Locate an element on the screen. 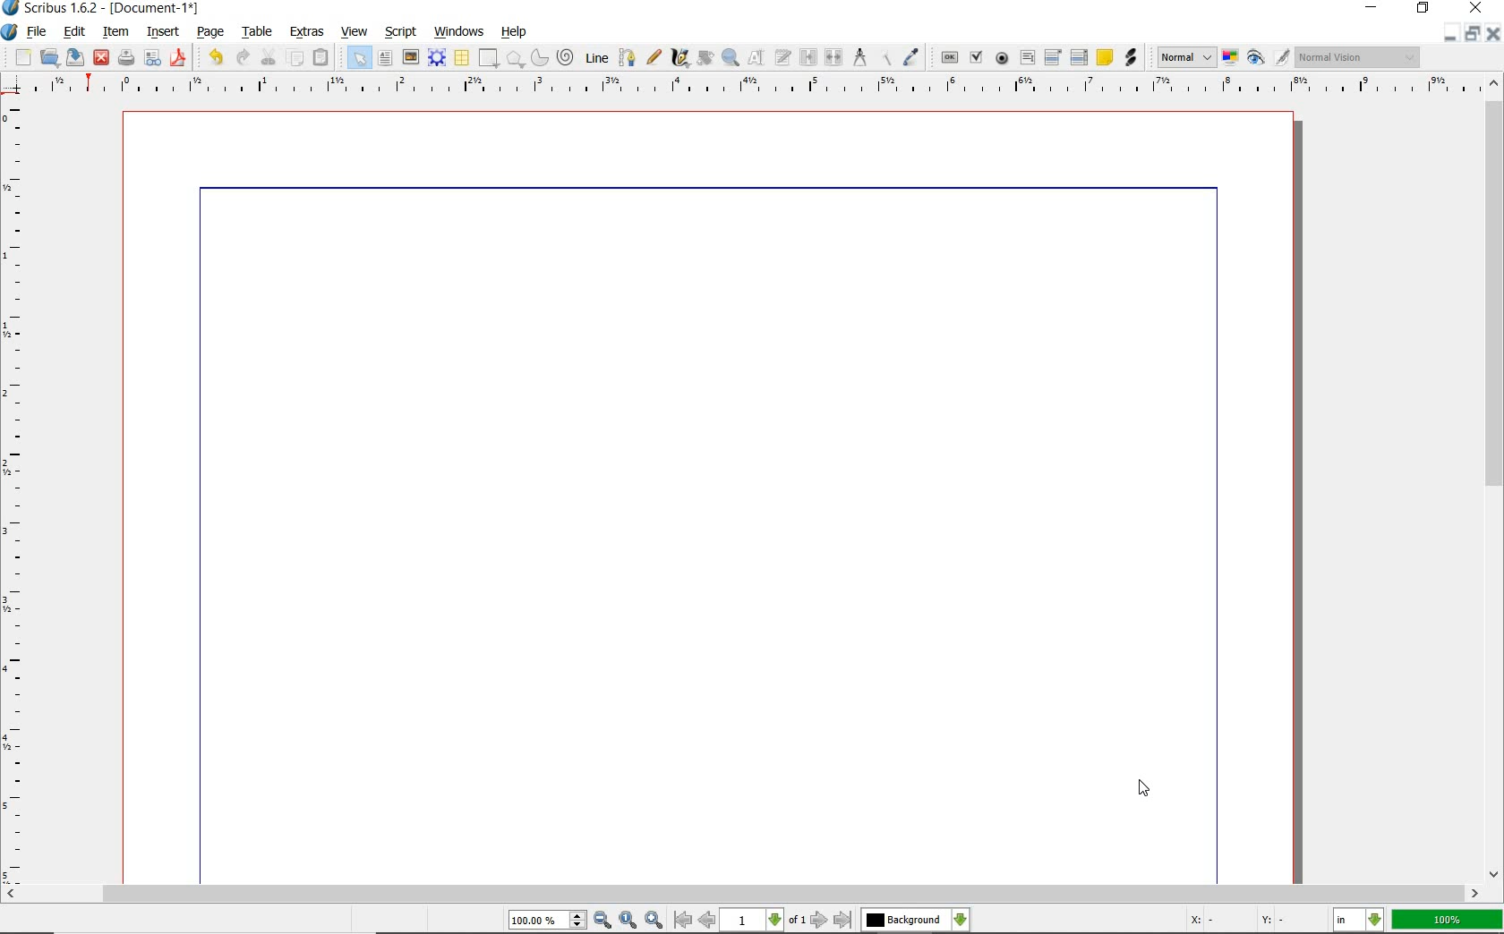 This screenshot has width=1504, height=934. select the current unit is located at coordinates (1358, 920).